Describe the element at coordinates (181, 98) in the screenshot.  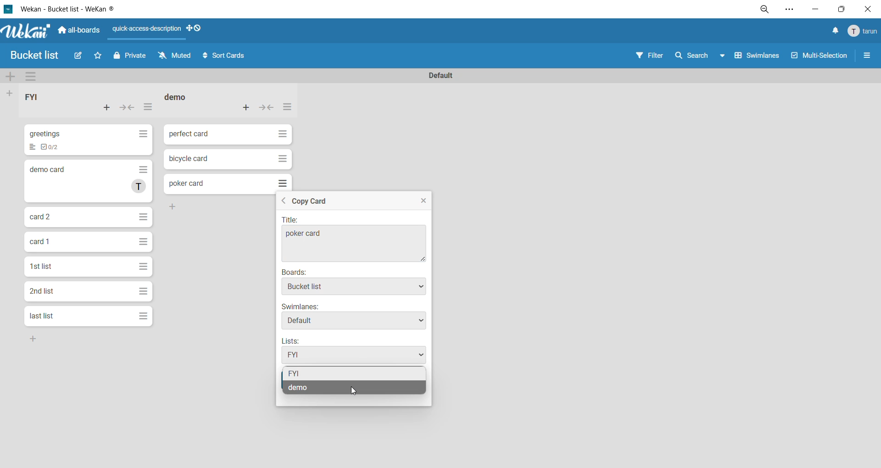
I see `list title ` at that location.